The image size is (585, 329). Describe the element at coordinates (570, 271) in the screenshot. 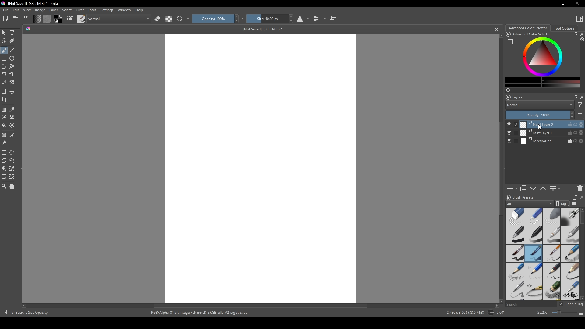

I see `pencil` at that location.